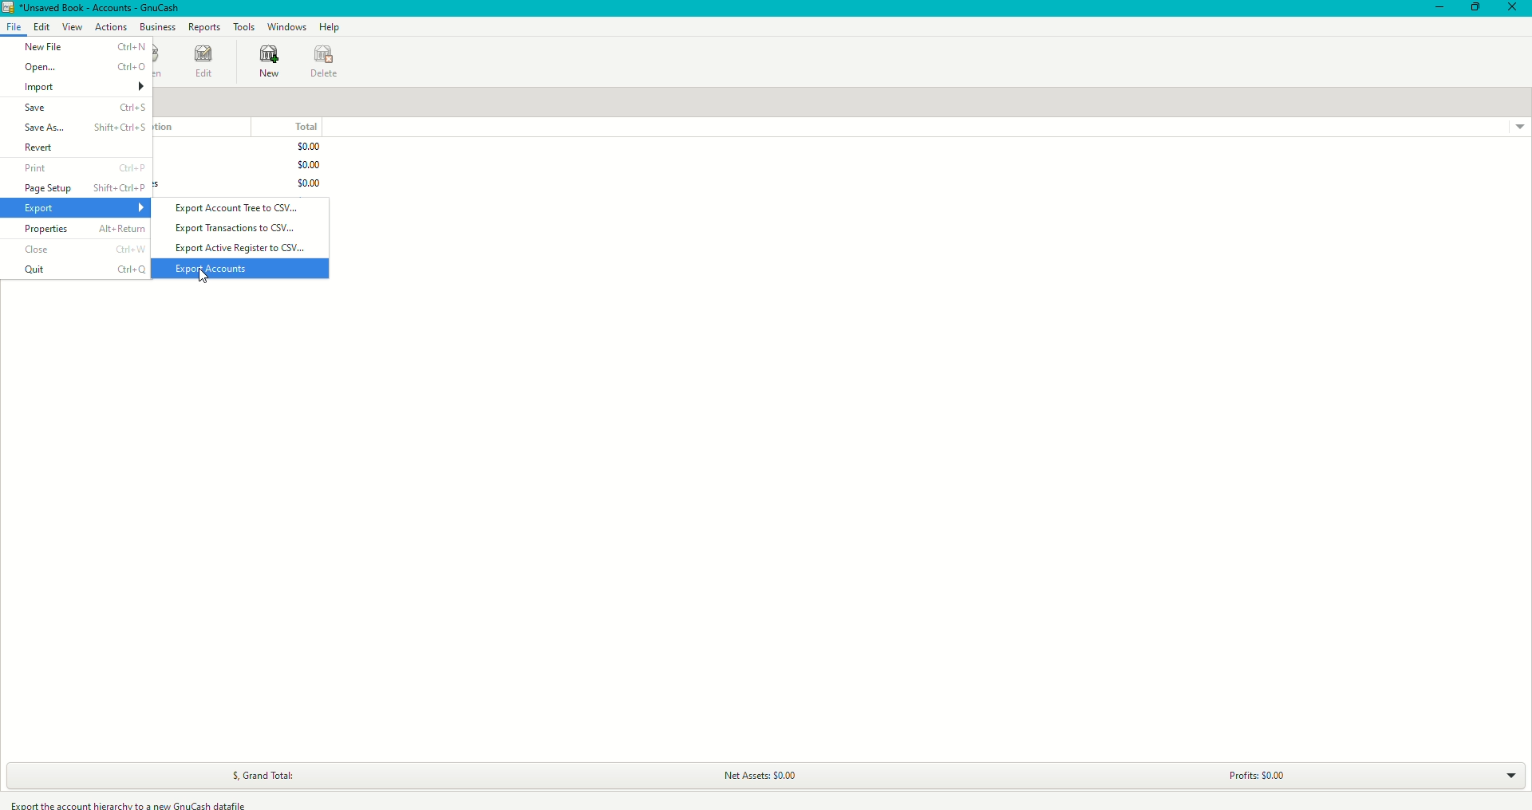 The height and width of the screenshot is (810, 1532). What do you see at coordinates (85, 169) in the screenshot?
I see `Print` at bounding box center [85, 169].